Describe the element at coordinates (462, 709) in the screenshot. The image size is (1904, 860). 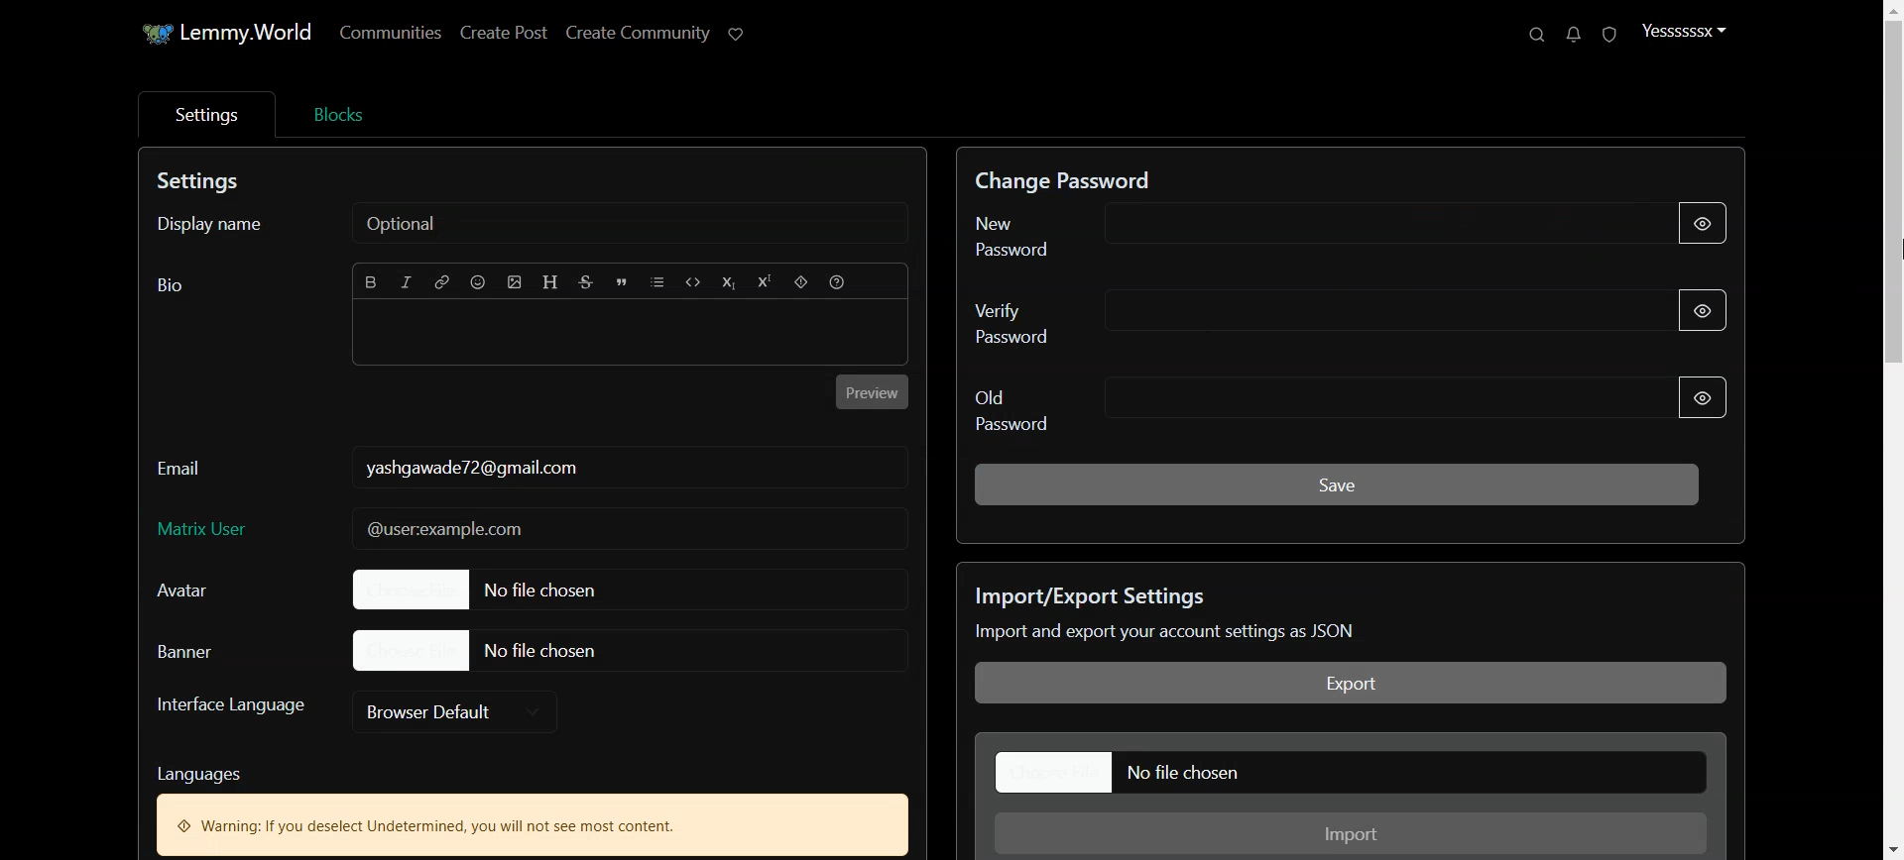
I see `Browser Default` at that location.